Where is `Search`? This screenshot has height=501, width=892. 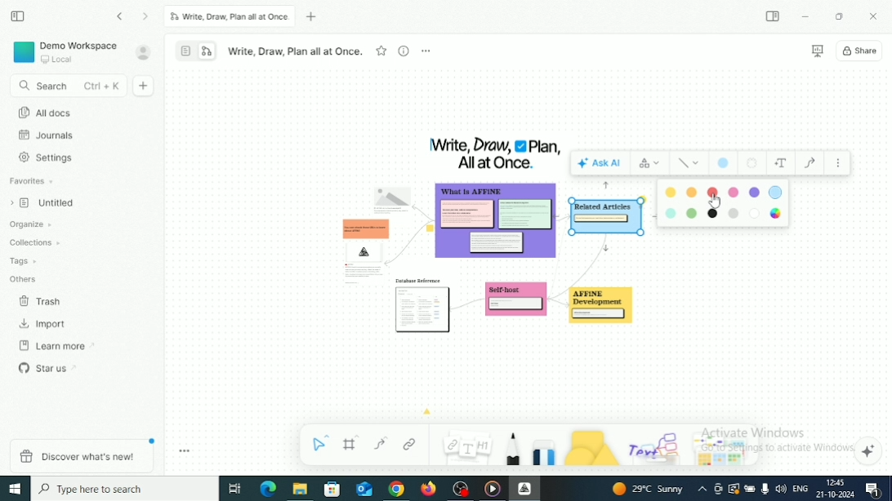 Search is located at coordinates (66, 86).